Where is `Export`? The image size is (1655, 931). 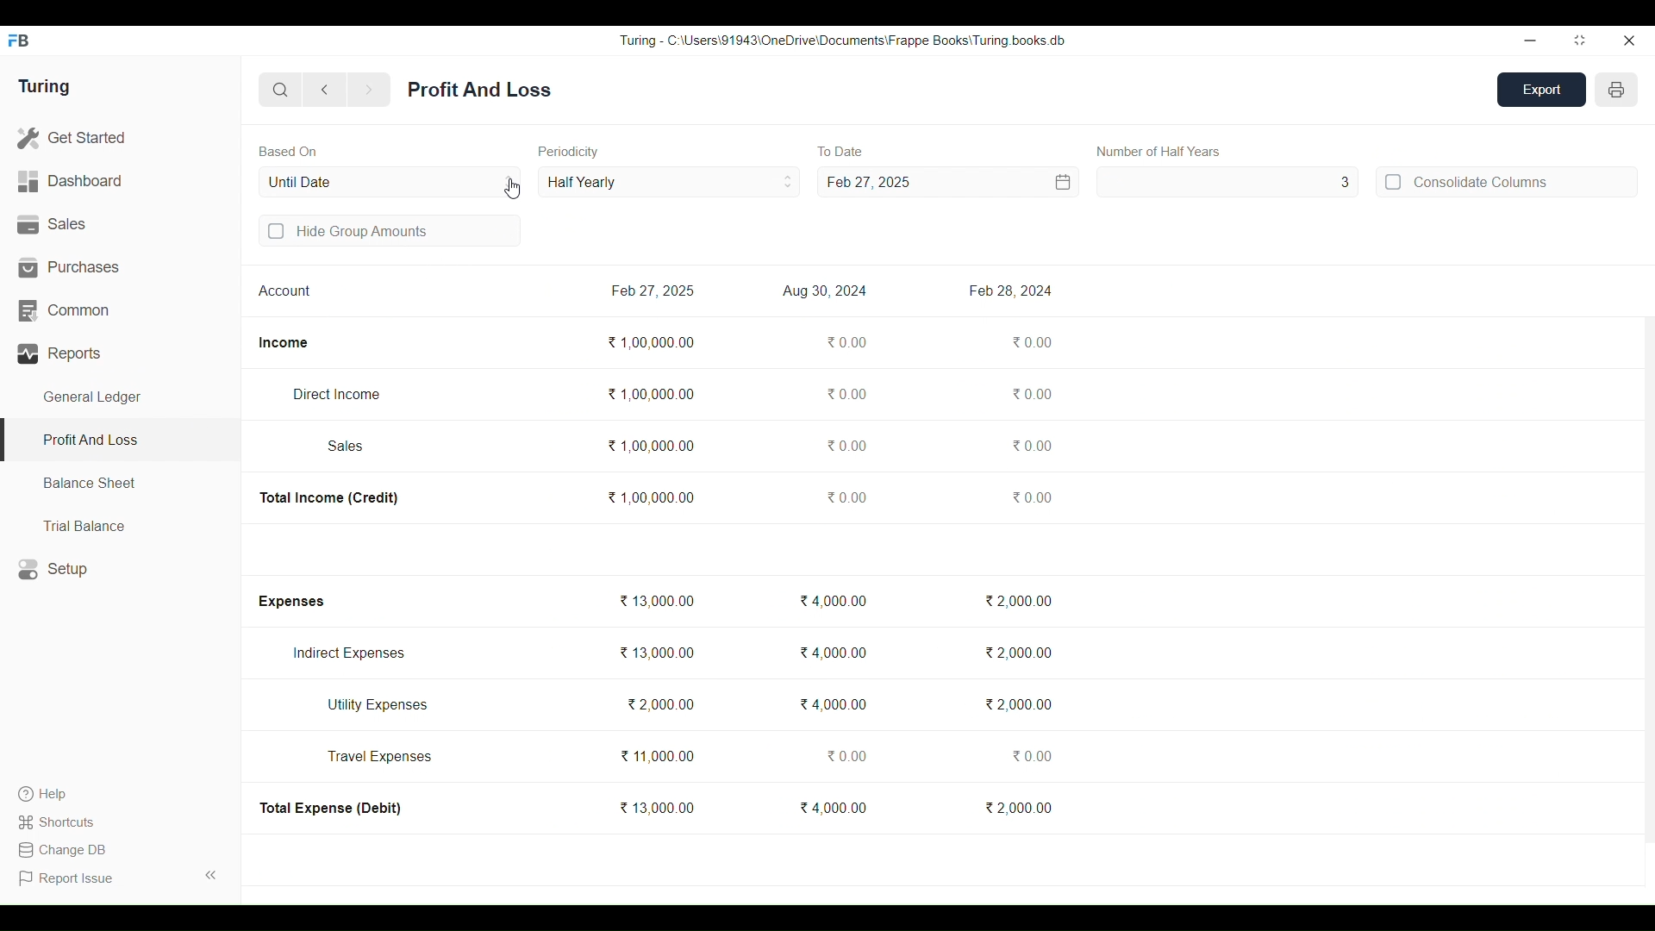 Export is located at coordinates (1542, 90).